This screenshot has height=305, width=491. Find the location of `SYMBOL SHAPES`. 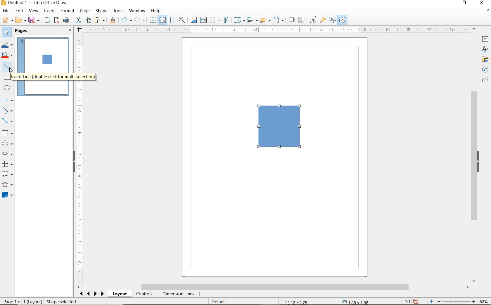

SYMBOL SHAPES is located at coordinates (8, 143).